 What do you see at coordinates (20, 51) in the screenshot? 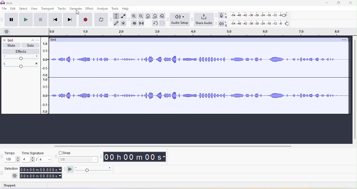
I see `effect` at bounding box center [20, 51].